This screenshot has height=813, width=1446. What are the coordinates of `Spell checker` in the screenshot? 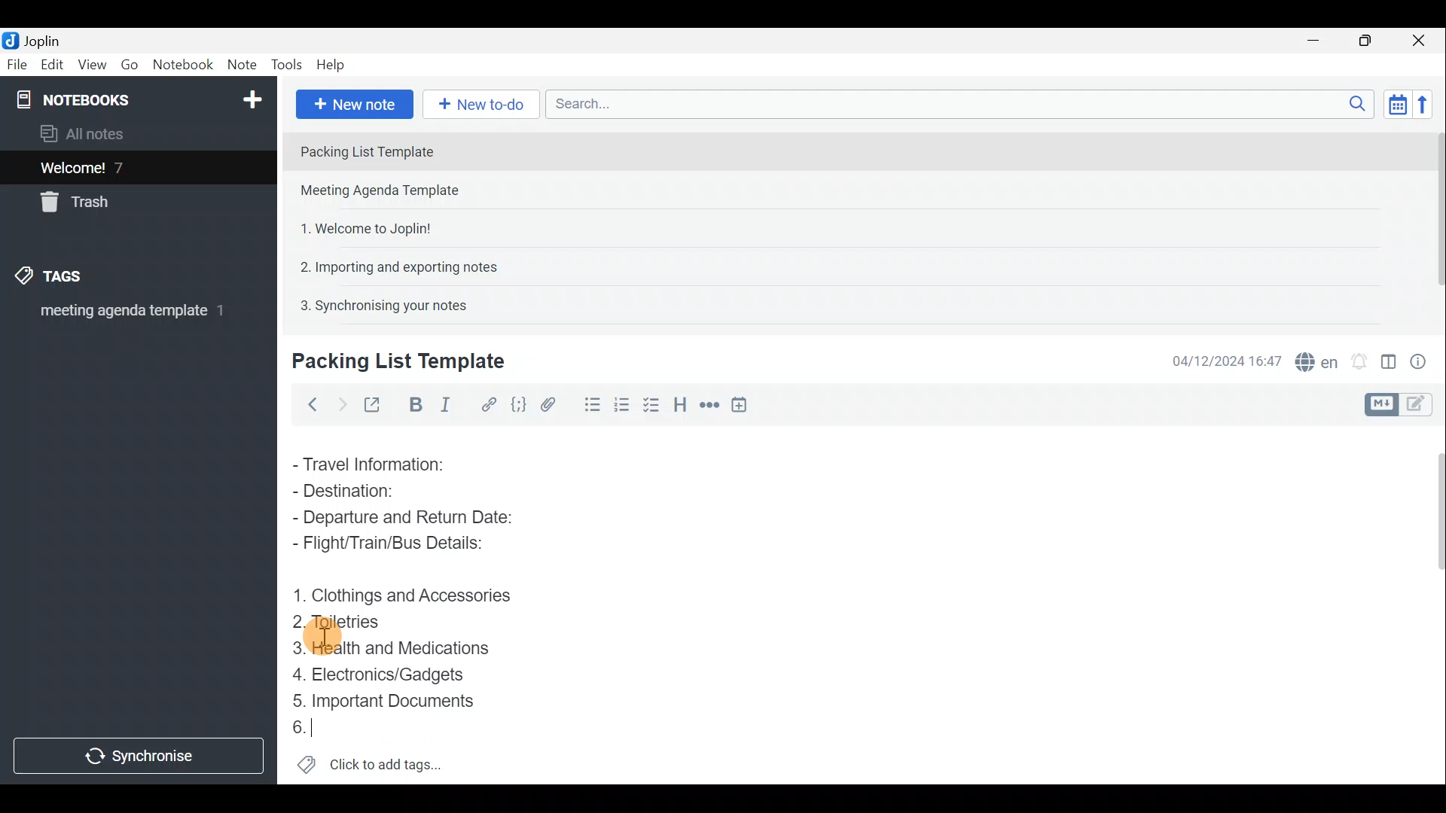 It's located at (1313, 359).